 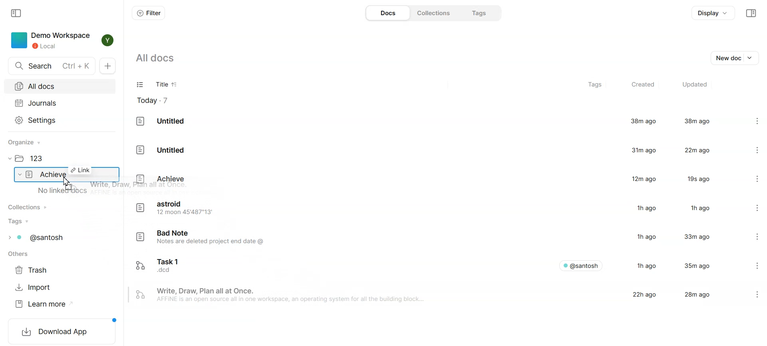 I want to click on Doc file, so click(x=429, y=238).